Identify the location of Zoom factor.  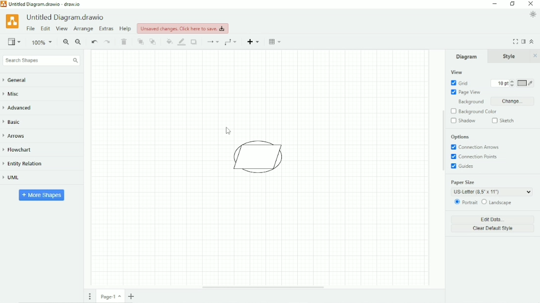
(43, 42).